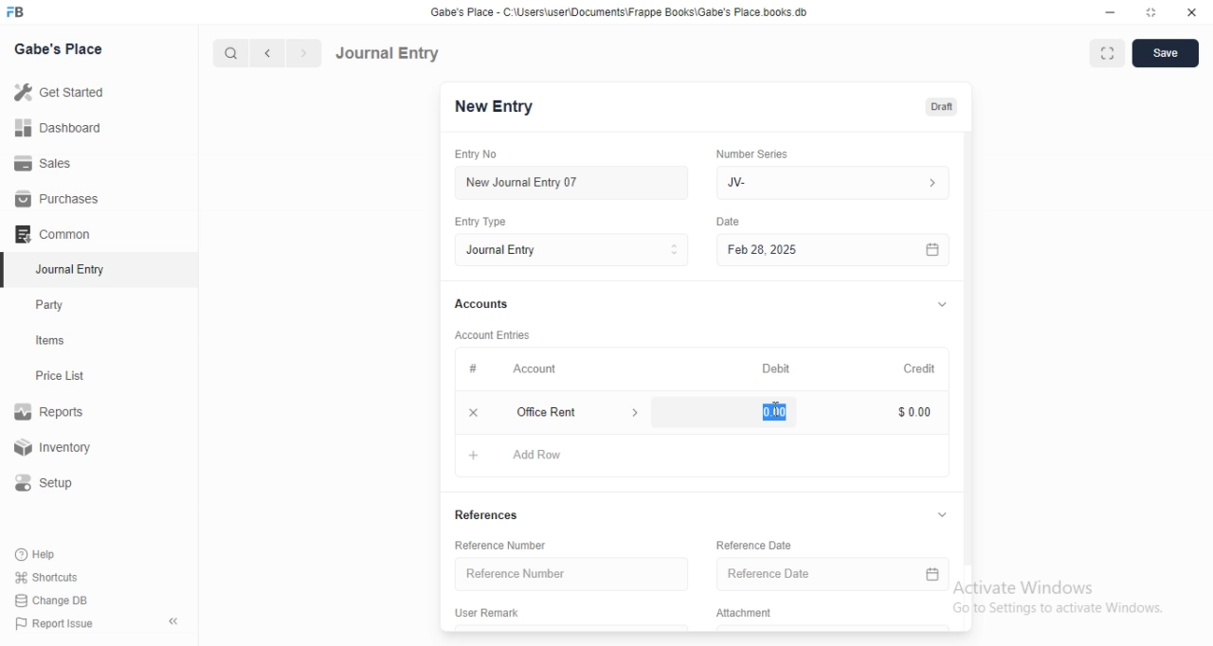 The image size is (1213, 646). Describe the element at coordinates (945, 513) in the screenshot. I see `v` at that location.